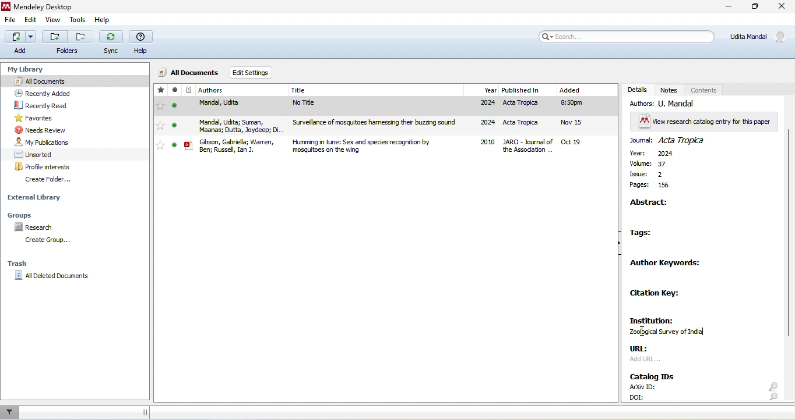  Describe the element at coordinates (74, 81) in the screenshot. I see `all documents` at that location.